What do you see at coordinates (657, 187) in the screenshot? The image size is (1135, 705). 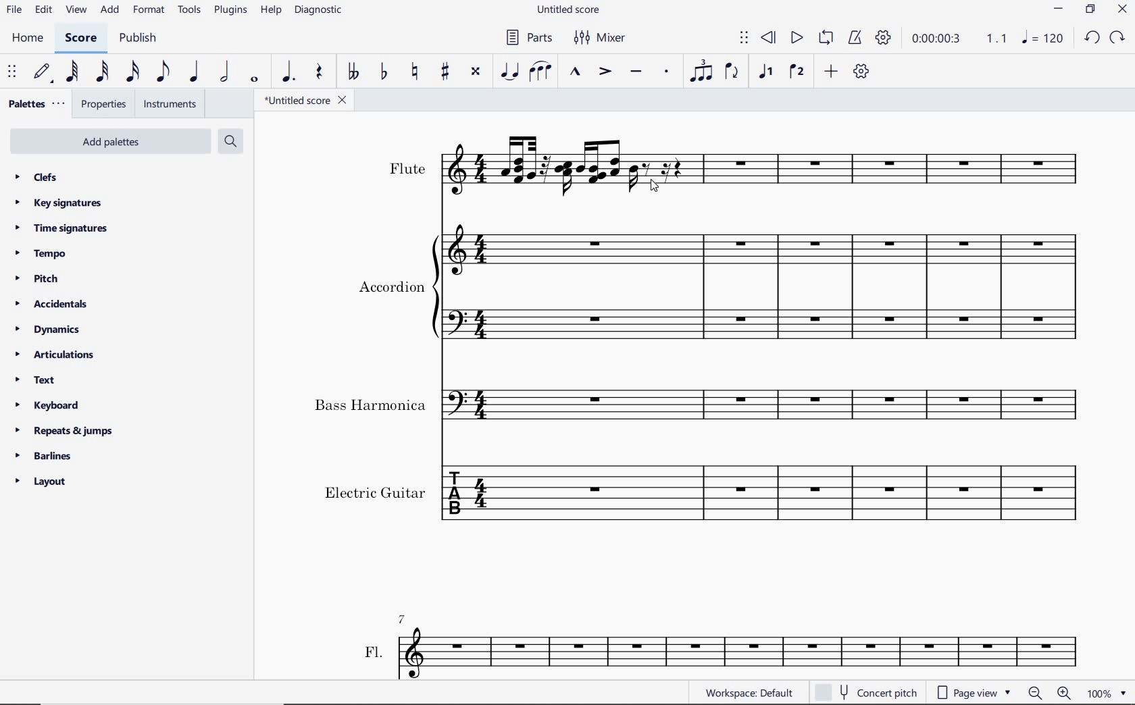 I see `cursor` at bounding box center [657, 187].